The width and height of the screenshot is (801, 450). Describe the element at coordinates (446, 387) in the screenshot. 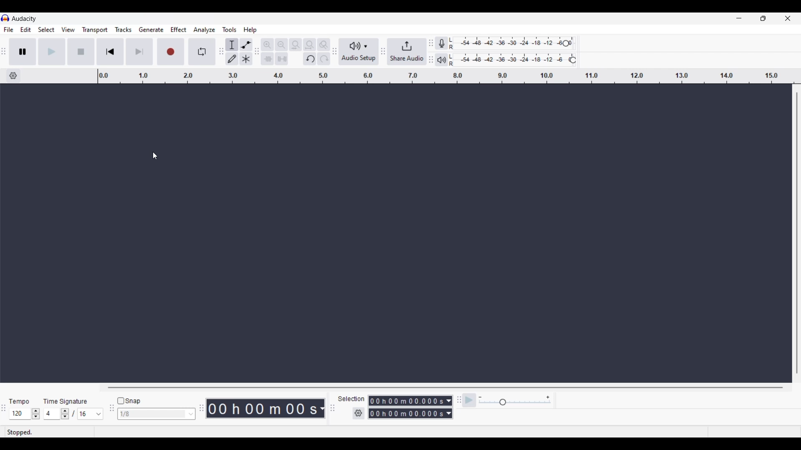

I see `Horizontal slide bar` at that location.